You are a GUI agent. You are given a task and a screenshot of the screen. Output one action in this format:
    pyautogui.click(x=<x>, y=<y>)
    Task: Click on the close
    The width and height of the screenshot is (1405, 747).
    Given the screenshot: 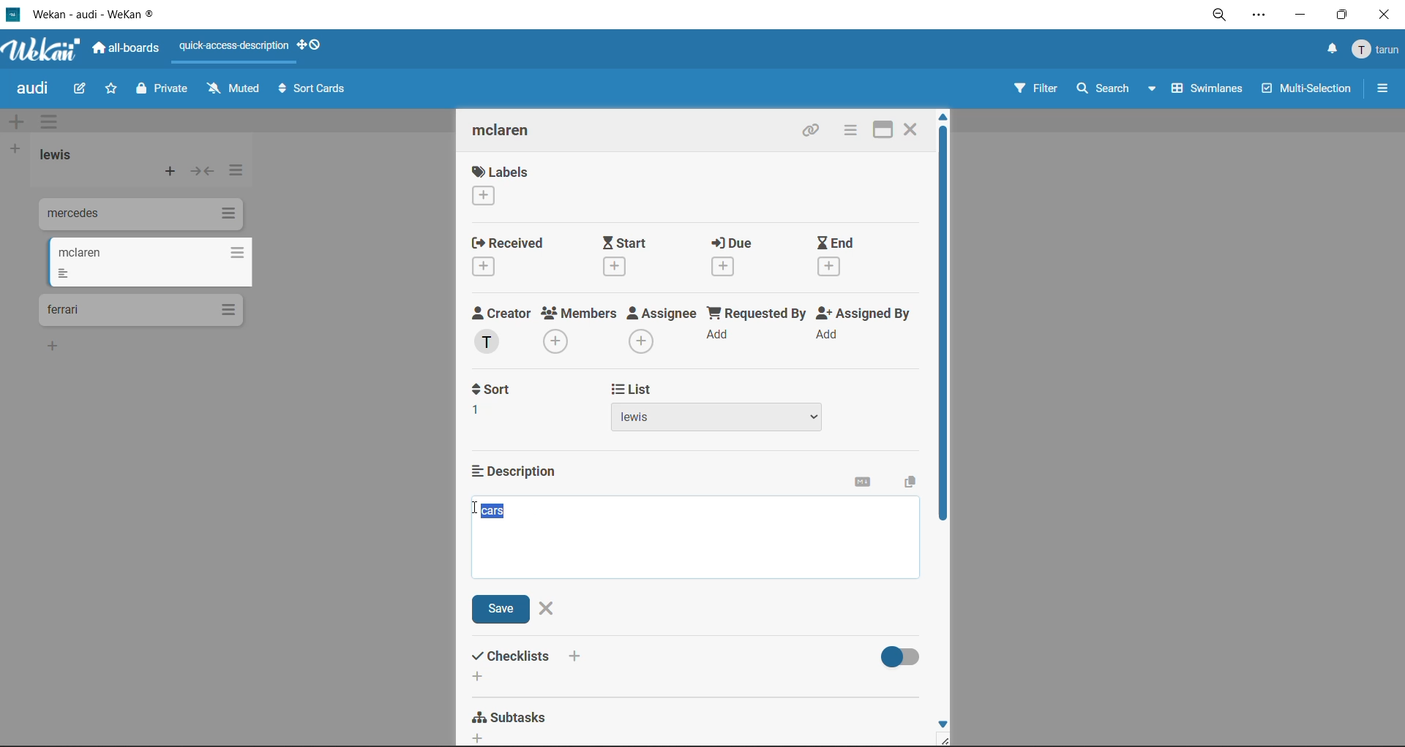 What is the action you would take?
    pyautogui.click(x=1388, y=15)
    